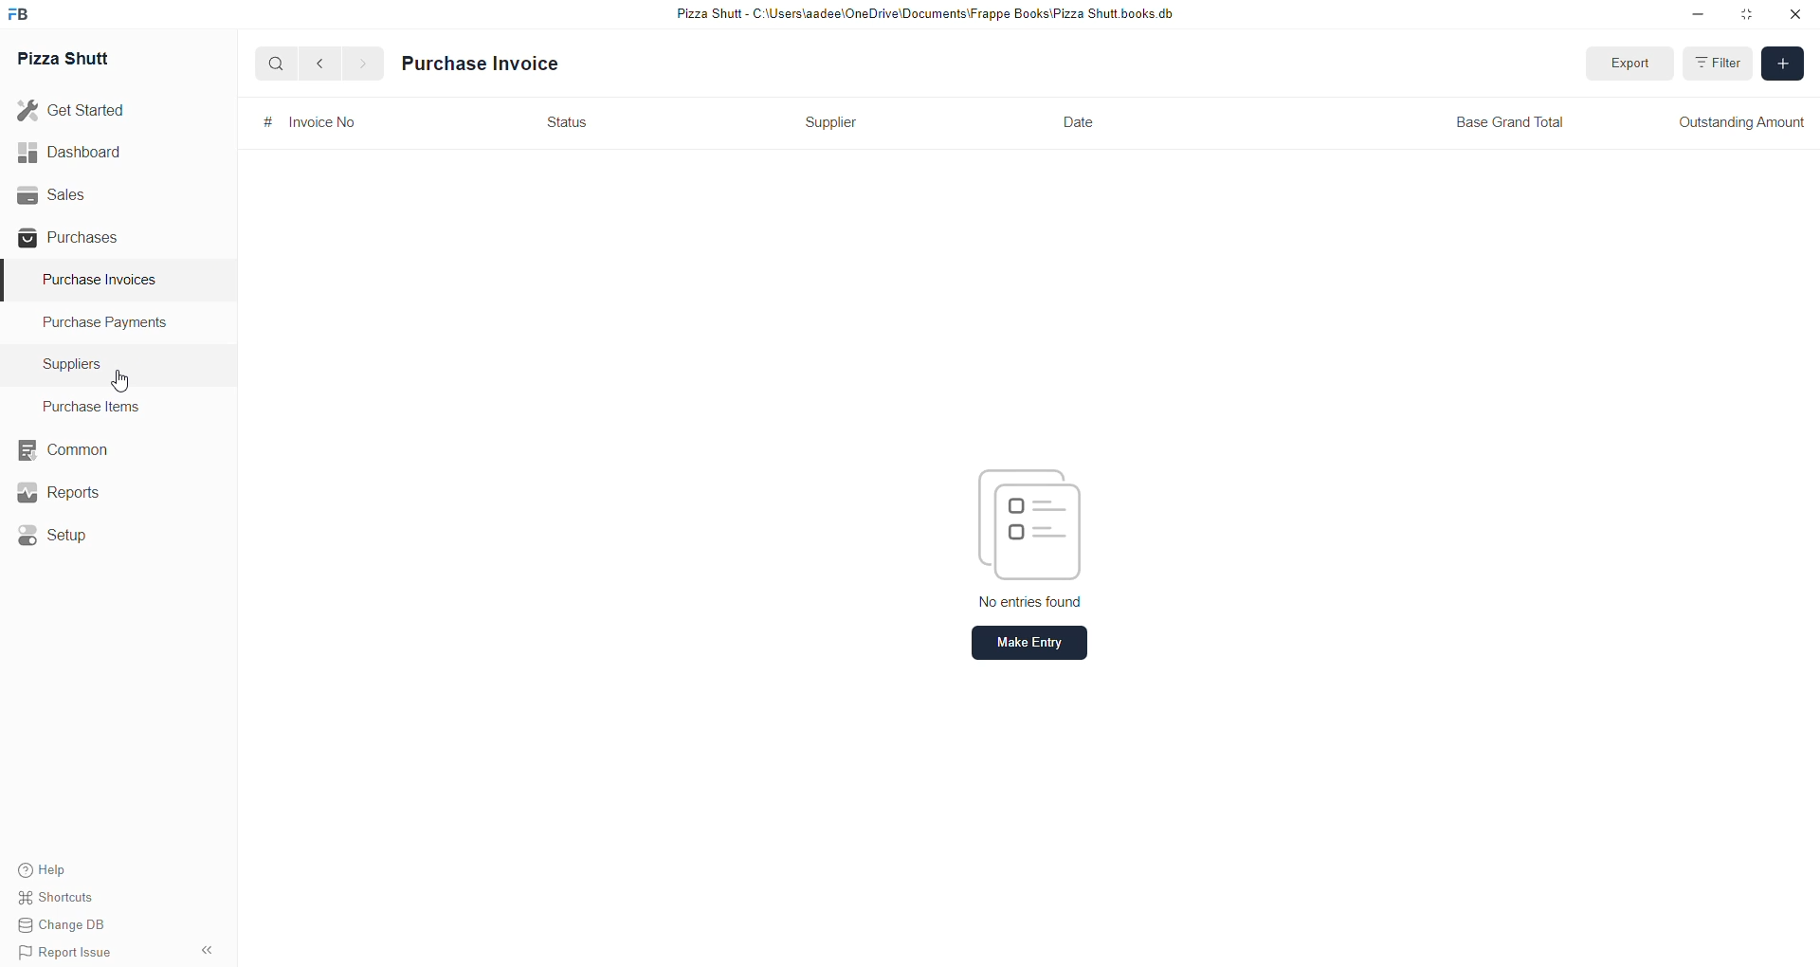 The height and width of the screenshot is (967, 1820). What do you see at coordinates (1696, 17) in the screenshot?
I see `minimize` at bounding box center [1696, 17].